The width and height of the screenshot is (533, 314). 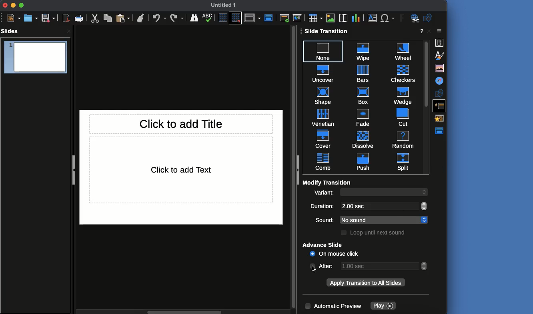 What do you see at coordinates (324, 194) in the screenshot?
I see `Variant` at bounding box center [324, 194].